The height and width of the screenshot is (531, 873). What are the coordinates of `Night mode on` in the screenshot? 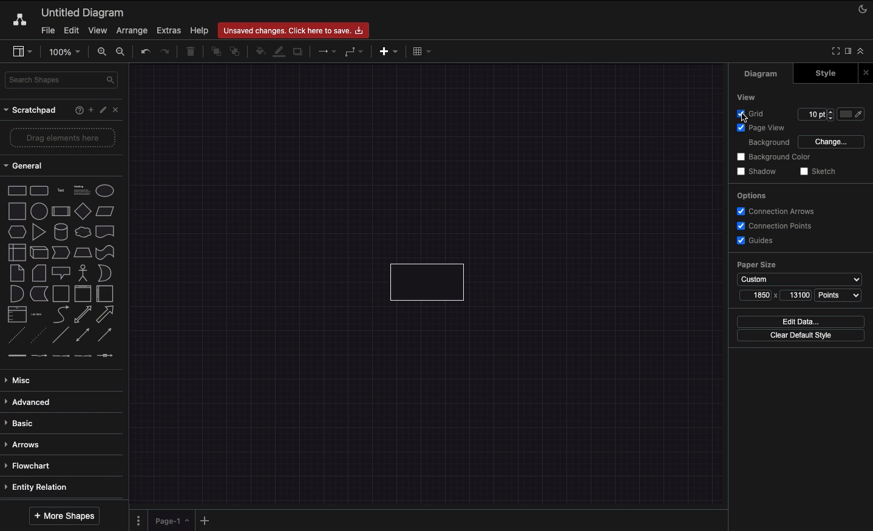 It's located at (859, 10).